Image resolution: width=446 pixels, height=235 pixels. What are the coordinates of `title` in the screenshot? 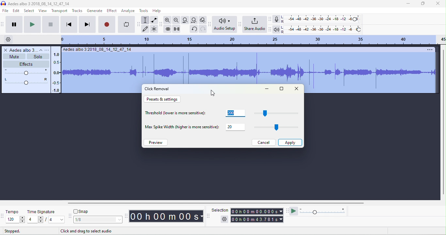 It's located at (39, 3).